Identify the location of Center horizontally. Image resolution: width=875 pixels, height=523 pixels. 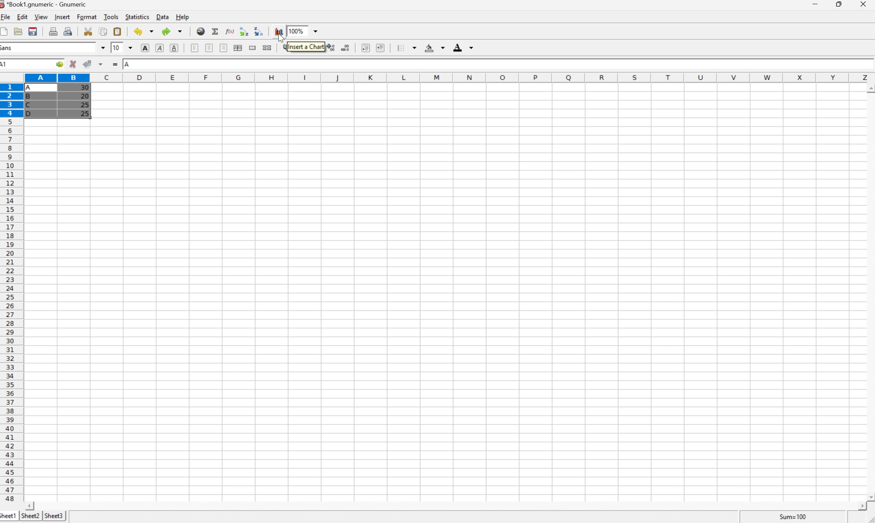
(210, 49).